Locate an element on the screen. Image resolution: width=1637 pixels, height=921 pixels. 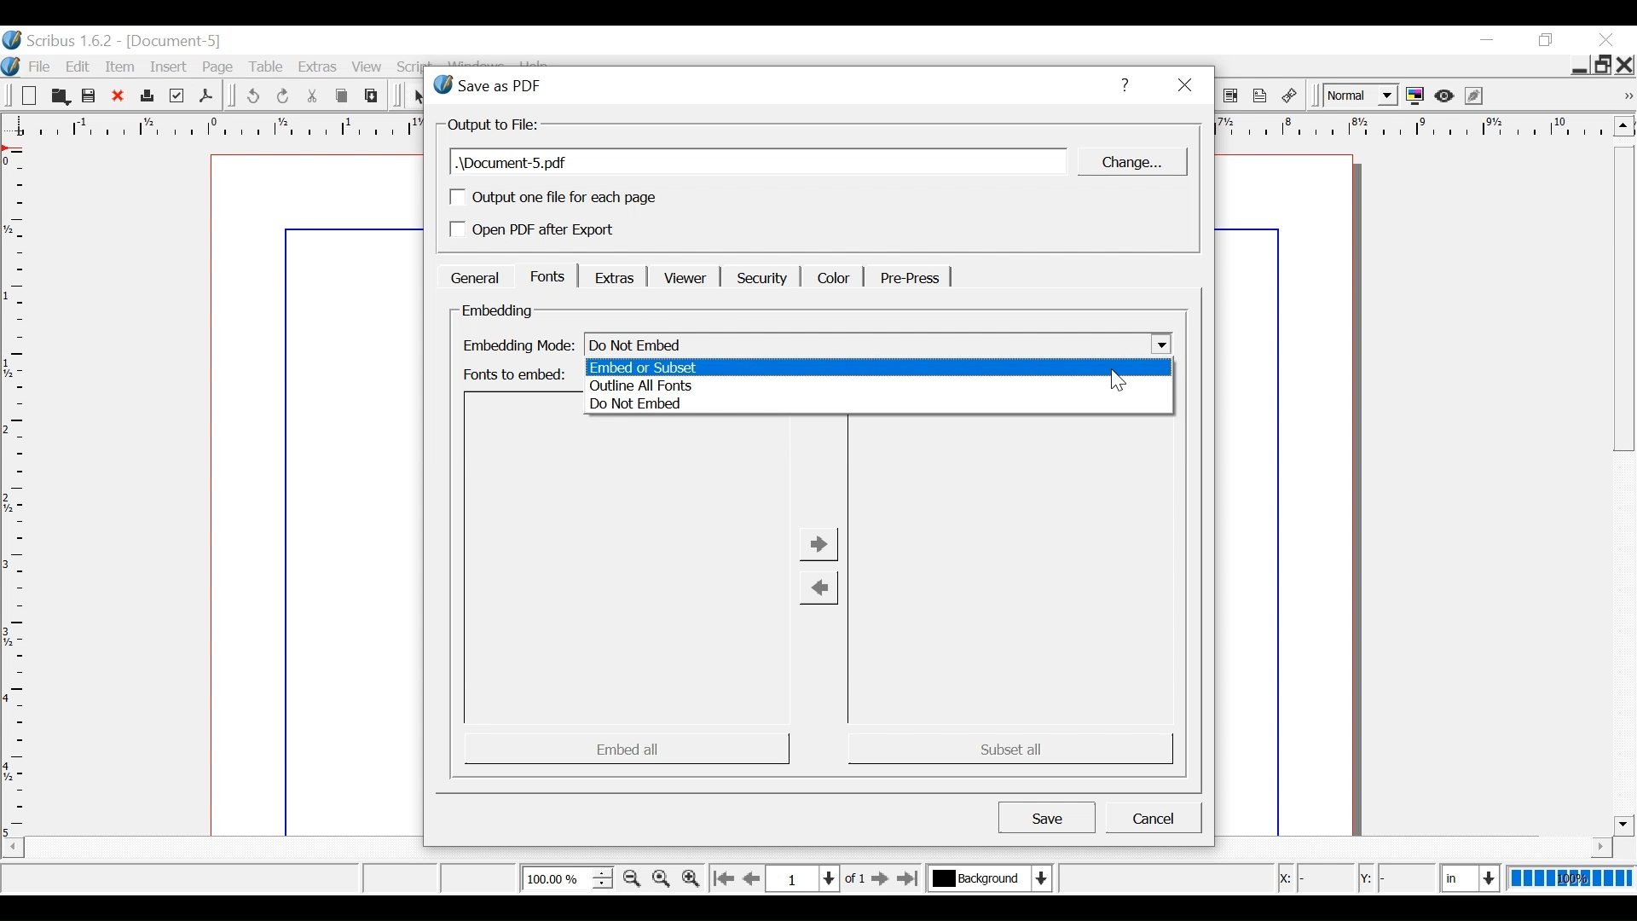
Select the image preview quality is located at coordinates (1358, 96).